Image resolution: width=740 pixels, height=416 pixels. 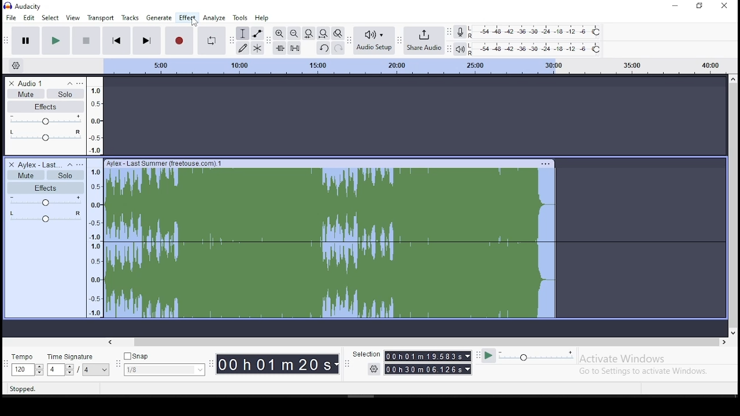 I want to click on close window, so click(x=725, y=7).